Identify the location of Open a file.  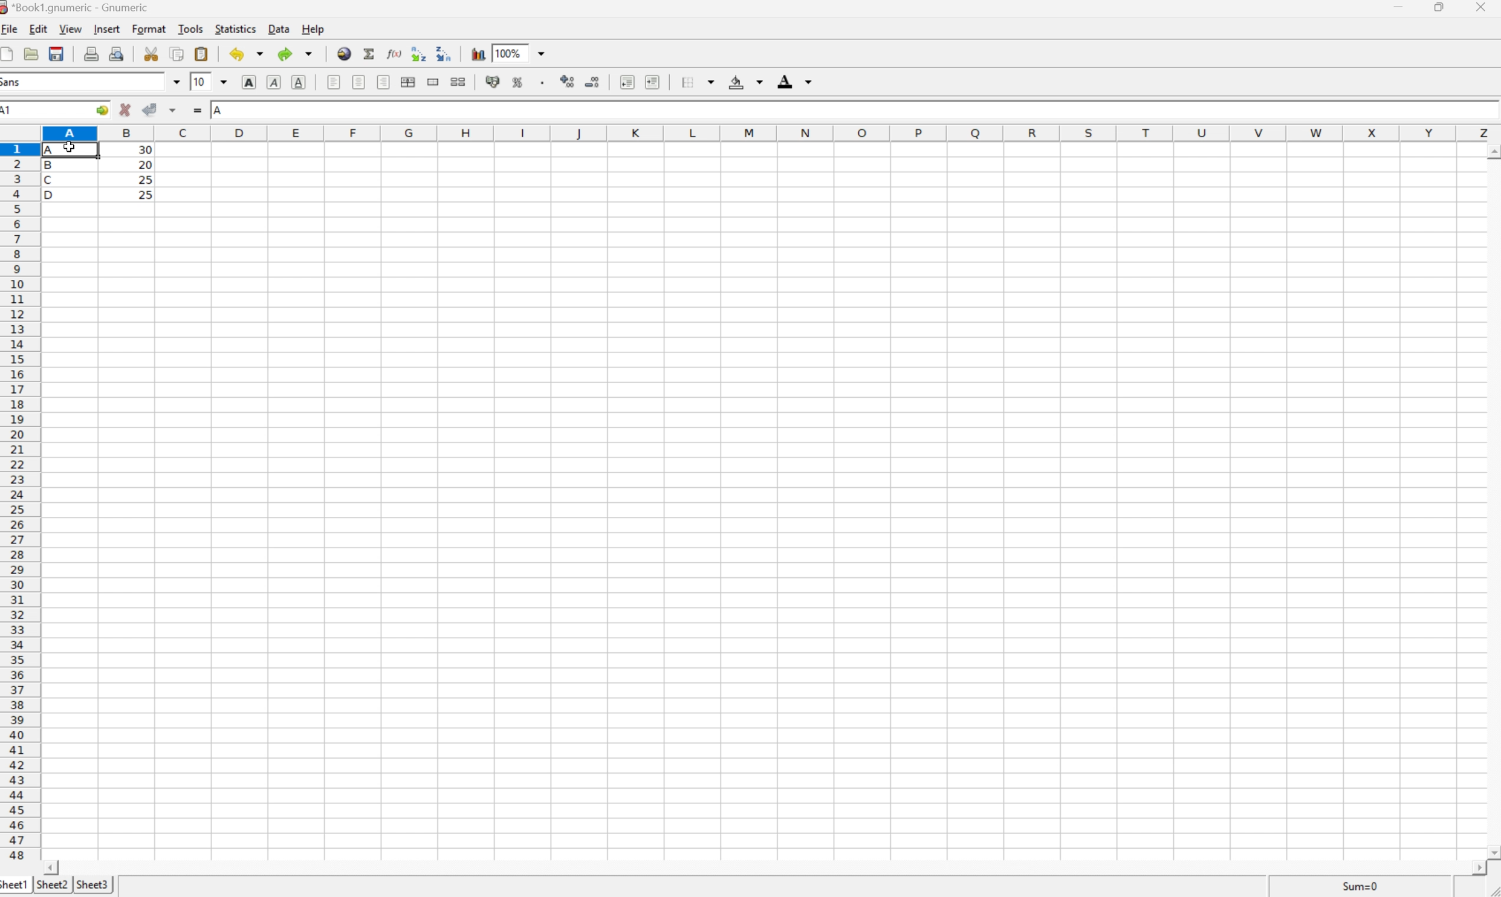
(31, 53).